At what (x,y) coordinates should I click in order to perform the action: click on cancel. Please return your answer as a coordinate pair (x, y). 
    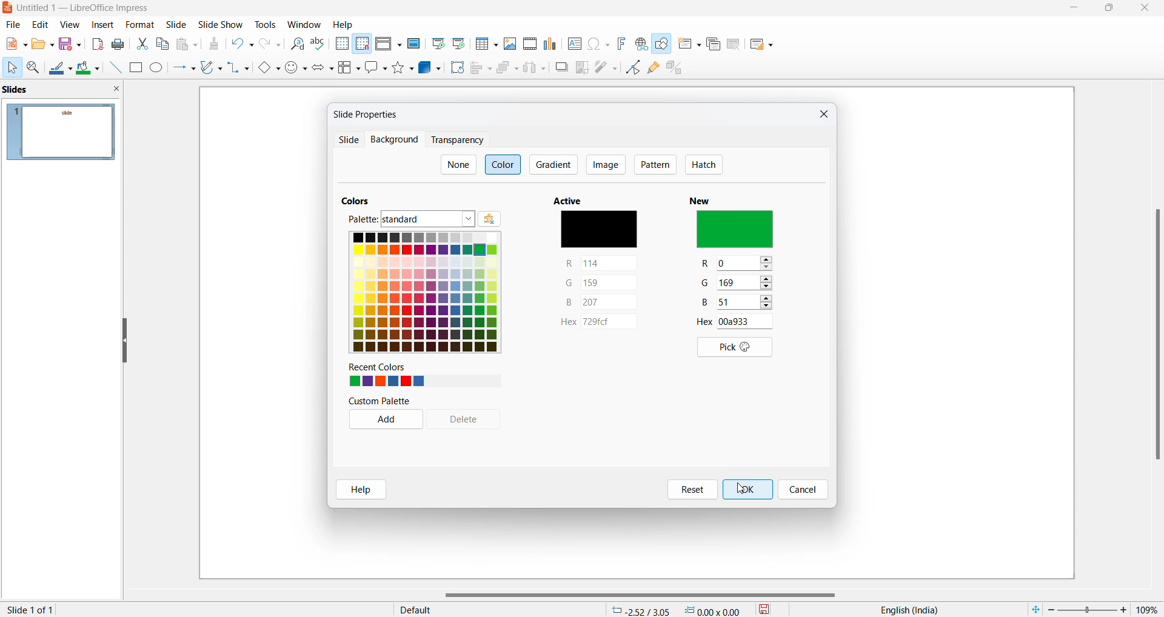
    Looking at the image, I should click on (803, 490).